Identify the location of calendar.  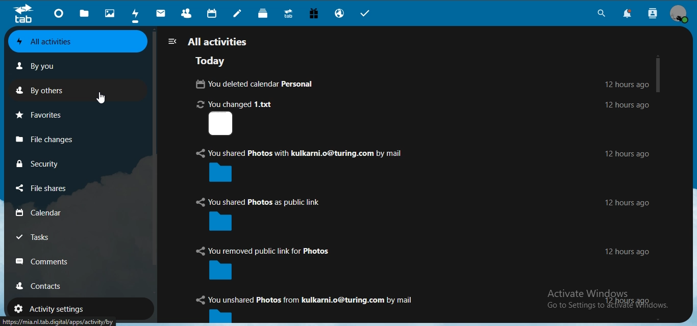
(213, 13).